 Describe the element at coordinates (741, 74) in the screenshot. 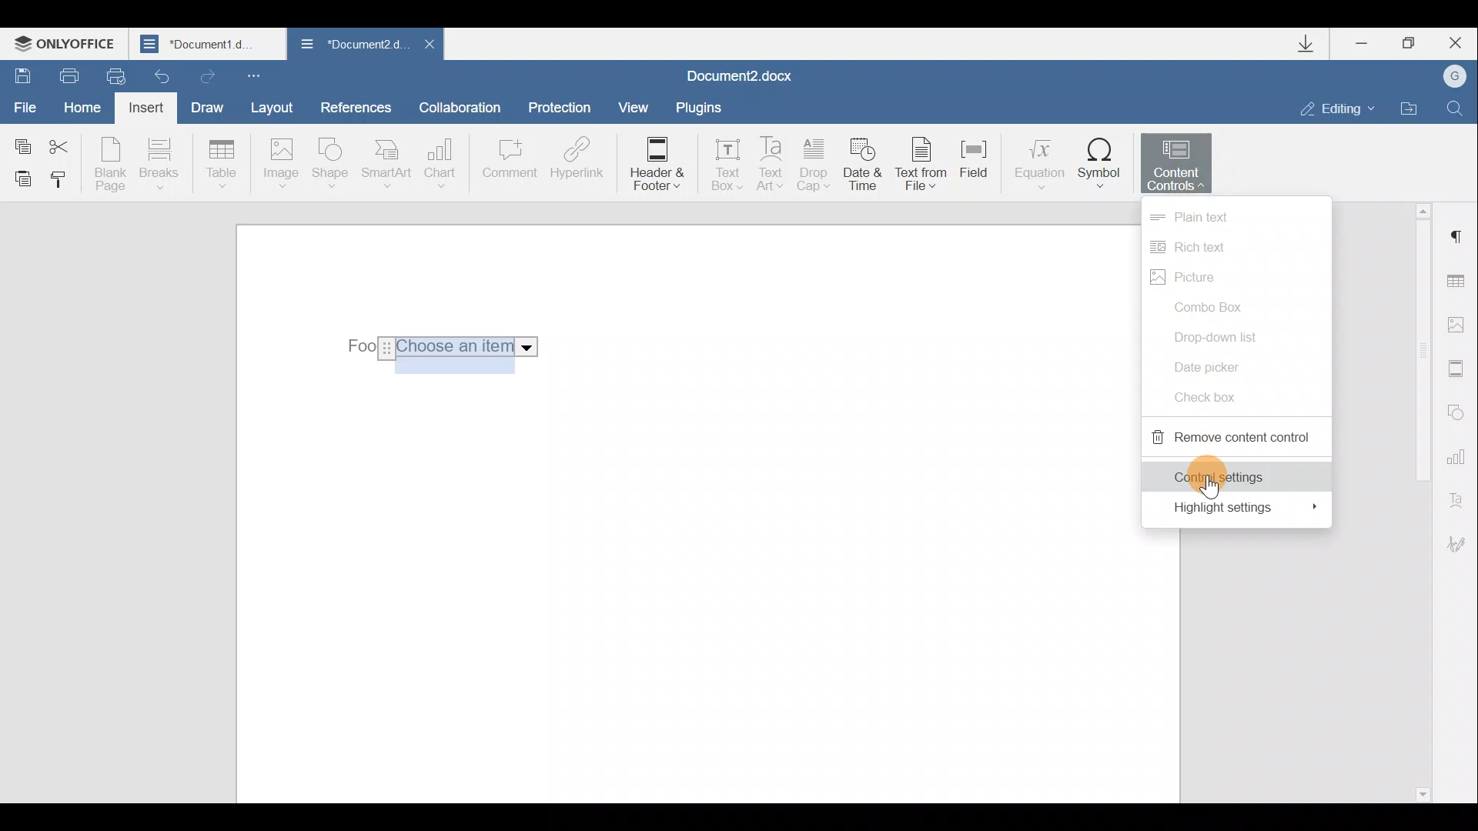

I see `Document2.docx` at that location.